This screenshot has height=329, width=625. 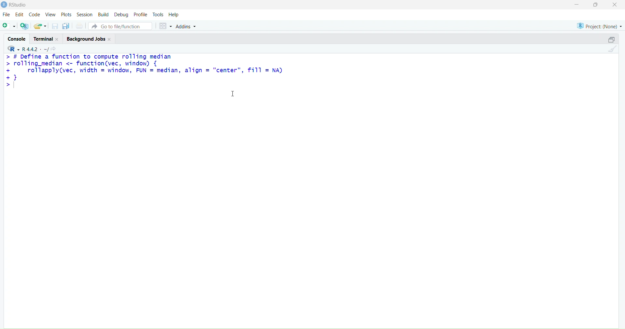 What do you see at coordinates (140, 15) in the screenshot?
I see `profile` at bounding box center [140, 15].